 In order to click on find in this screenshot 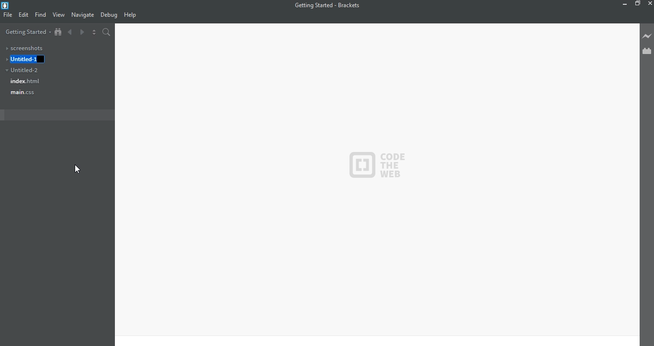, I will do `click(41, 14)`.